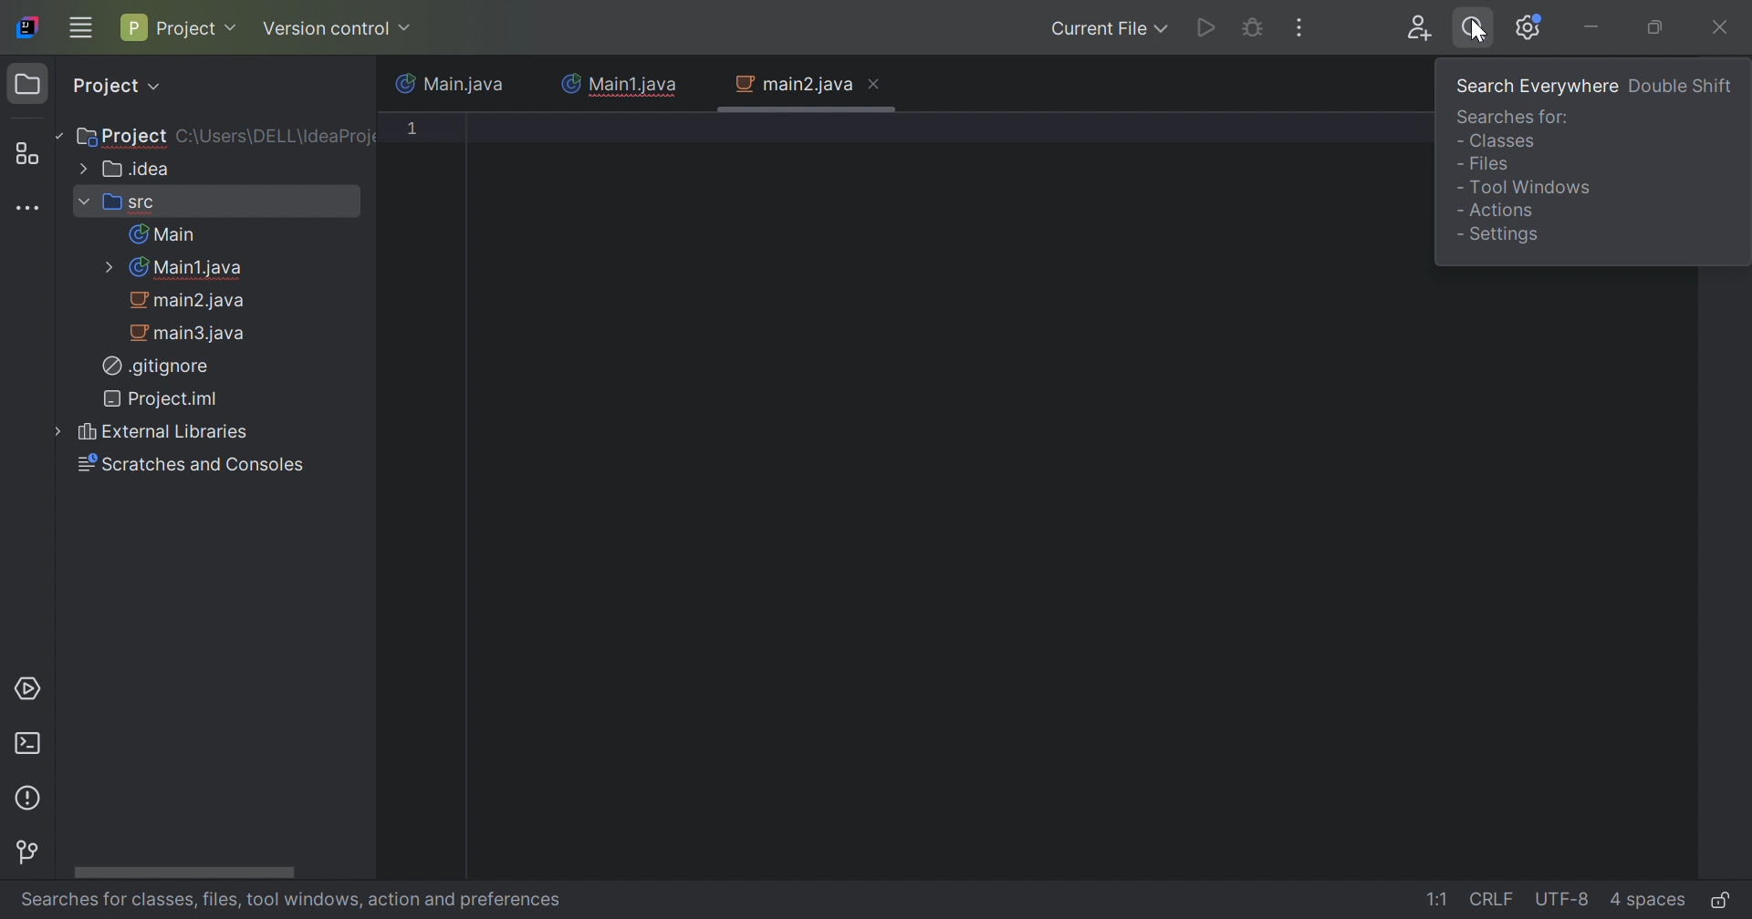 The height and width of the screenshot is (919, 1752). Describe the element at coordinates (25, 153) in the screenshot. I see `Structure` at that location.